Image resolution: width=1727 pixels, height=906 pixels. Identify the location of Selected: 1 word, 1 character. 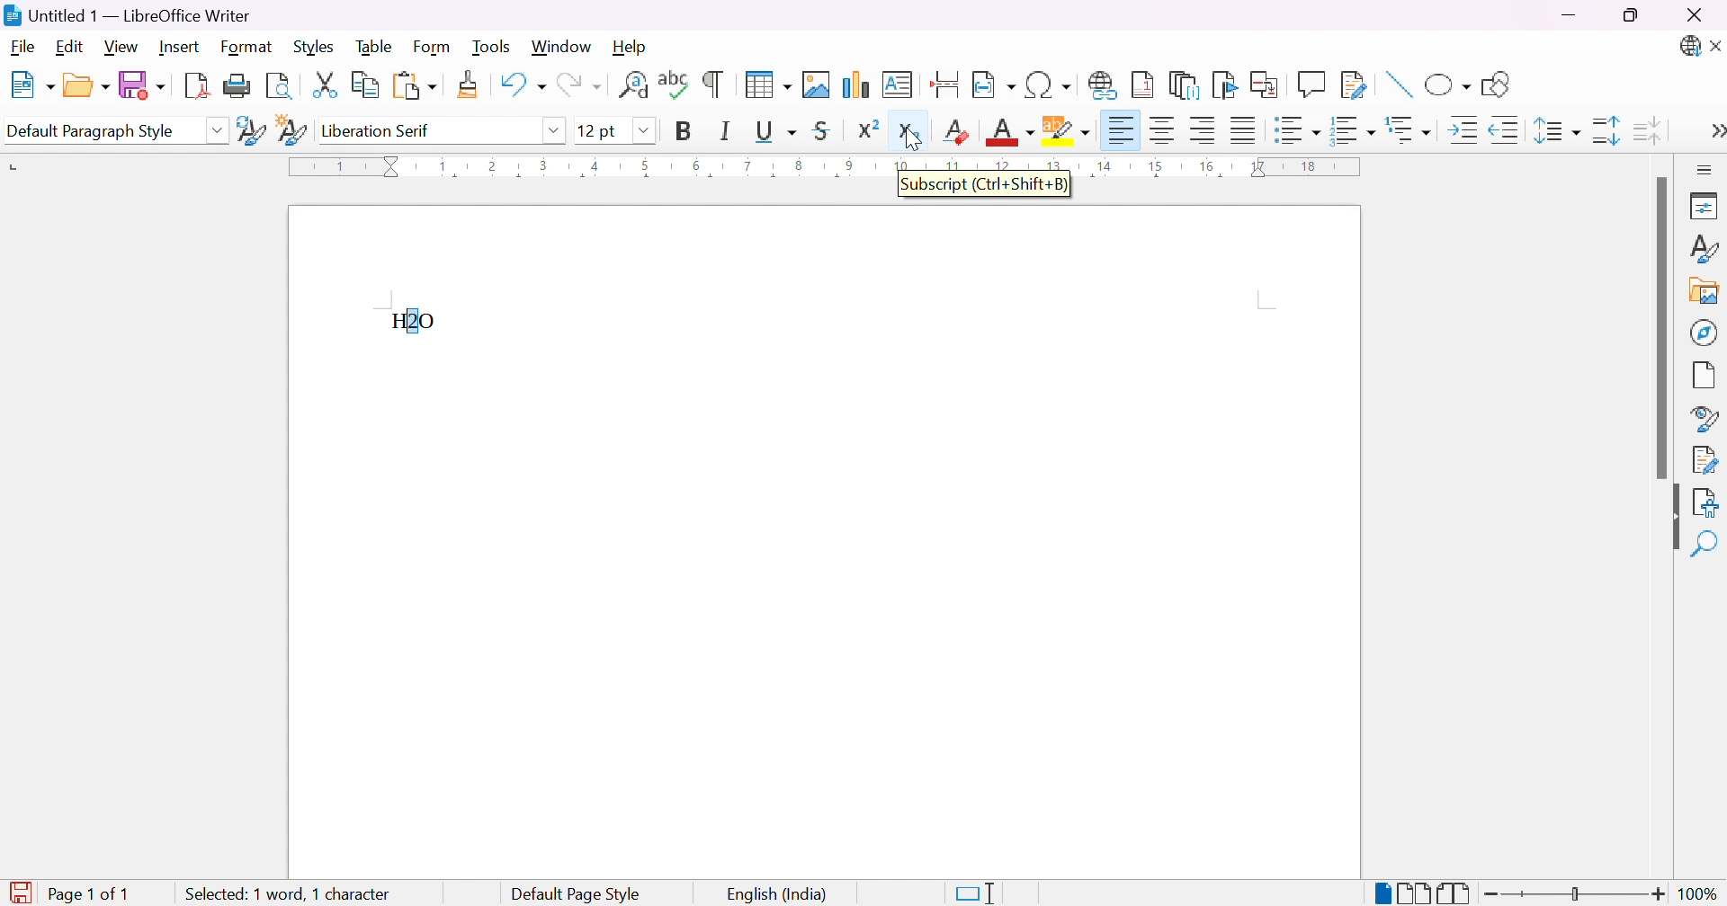
(289, 891).